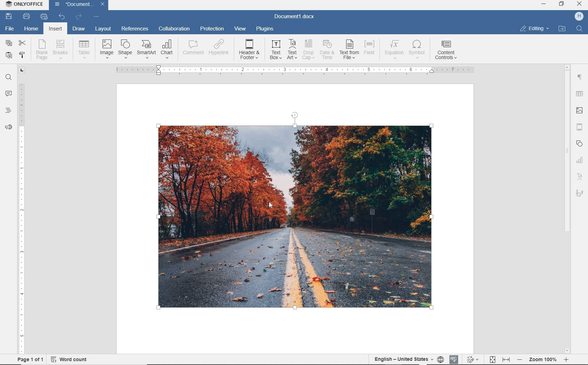  I want to click on image added from an URL., so click(295, 223).